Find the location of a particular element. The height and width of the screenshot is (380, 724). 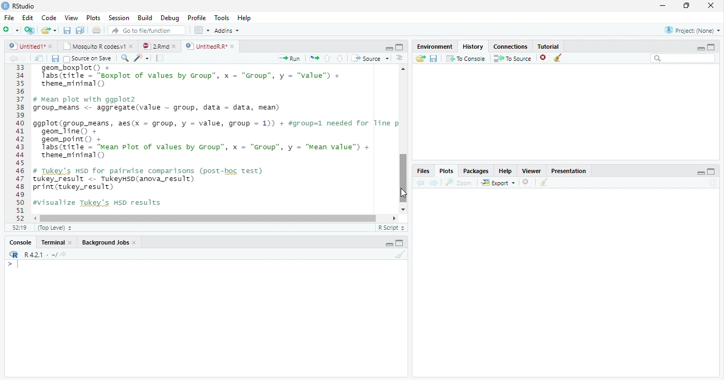

Maximize is located at coordinates (400, 48).